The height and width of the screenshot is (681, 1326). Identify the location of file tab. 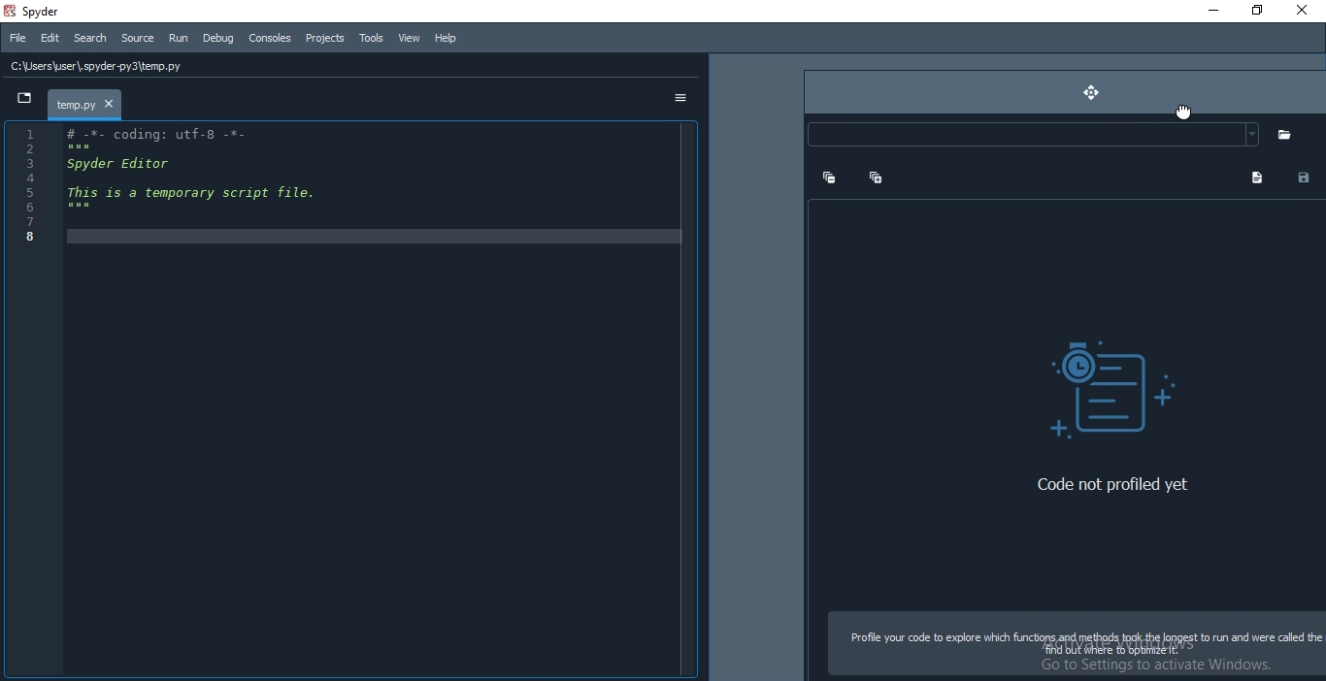
(94, 104).